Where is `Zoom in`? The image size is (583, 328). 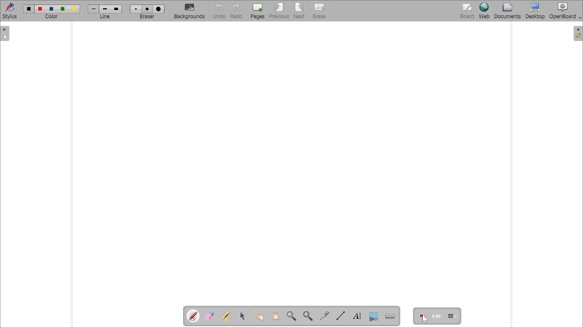 Zoom in is located at coordinates (292, 316).